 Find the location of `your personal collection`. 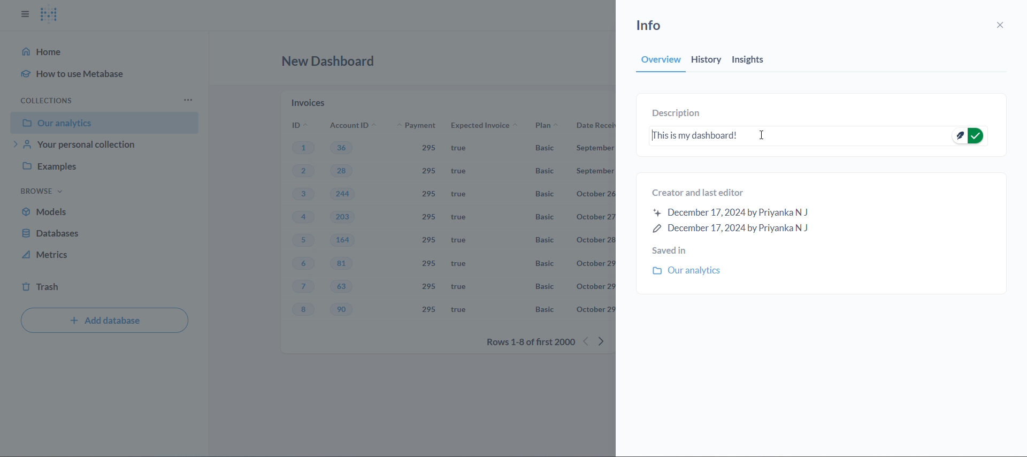

your personal collection is located at coordinates (103, 146).